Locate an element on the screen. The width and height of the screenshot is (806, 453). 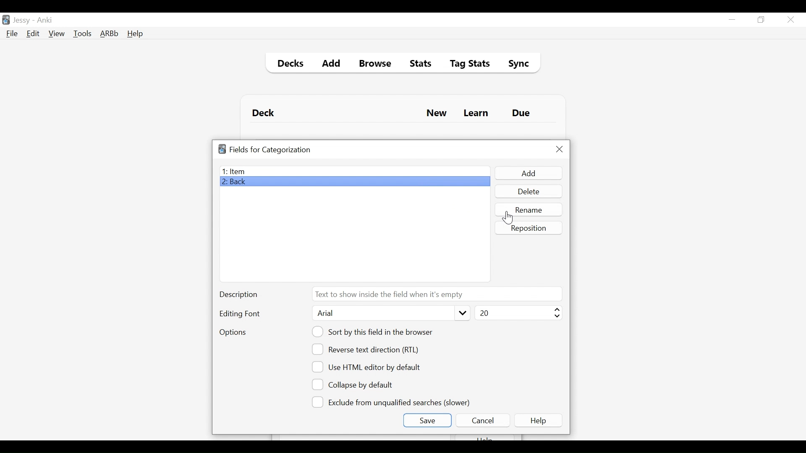
Front is located at coordinates (354, 171).